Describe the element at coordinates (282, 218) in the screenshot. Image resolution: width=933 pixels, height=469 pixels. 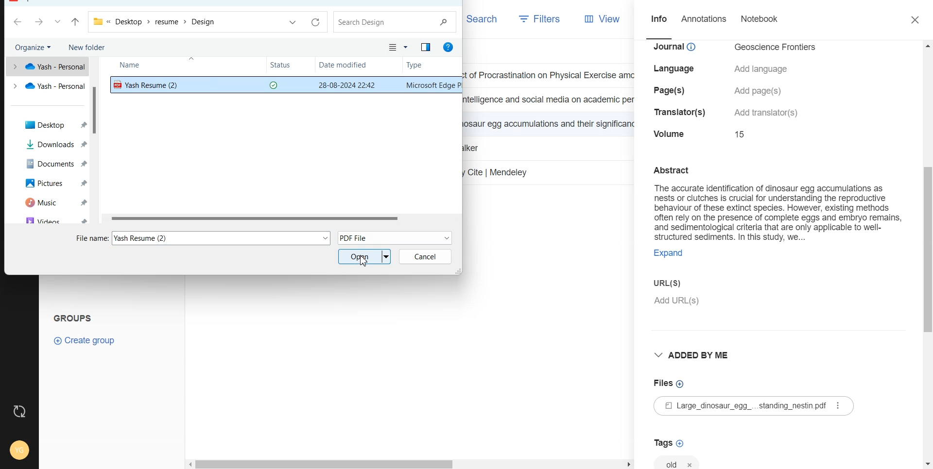
I see `File` at that location.